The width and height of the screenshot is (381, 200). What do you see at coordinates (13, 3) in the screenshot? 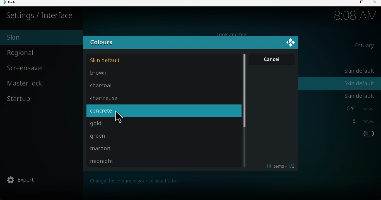
I see `KODI icon` at bounding box center [13, 3].